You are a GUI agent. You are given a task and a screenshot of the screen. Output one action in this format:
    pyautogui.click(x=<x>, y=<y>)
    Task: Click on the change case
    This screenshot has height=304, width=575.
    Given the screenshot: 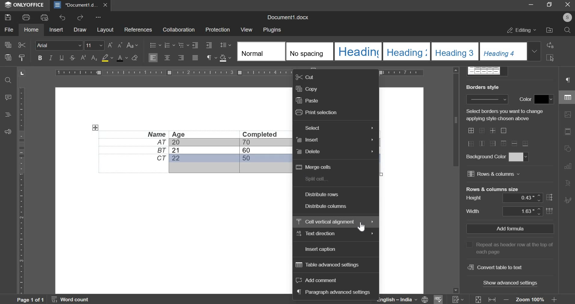 What is the action you would take?
    pyautogui.click(x=131, y=44)
    